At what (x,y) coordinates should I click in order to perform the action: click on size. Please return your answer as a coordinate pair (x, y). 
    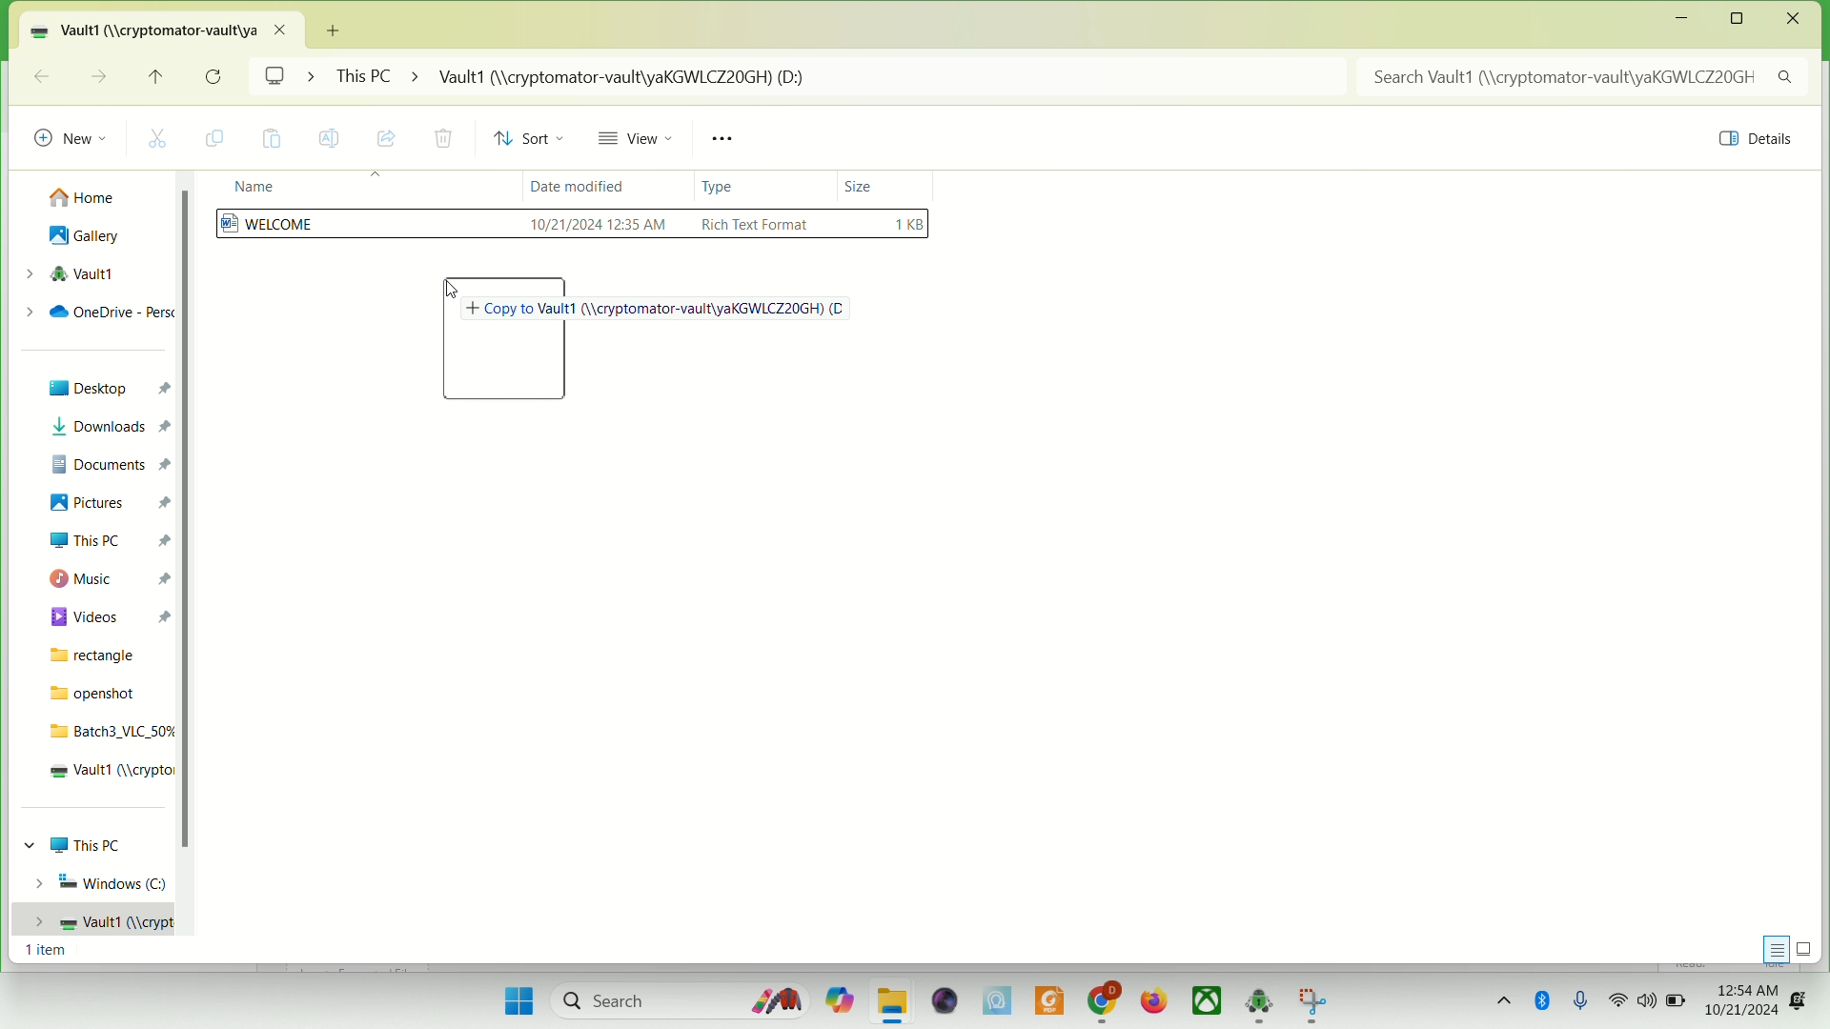
    Looking at the image, I should click on (860, 184).